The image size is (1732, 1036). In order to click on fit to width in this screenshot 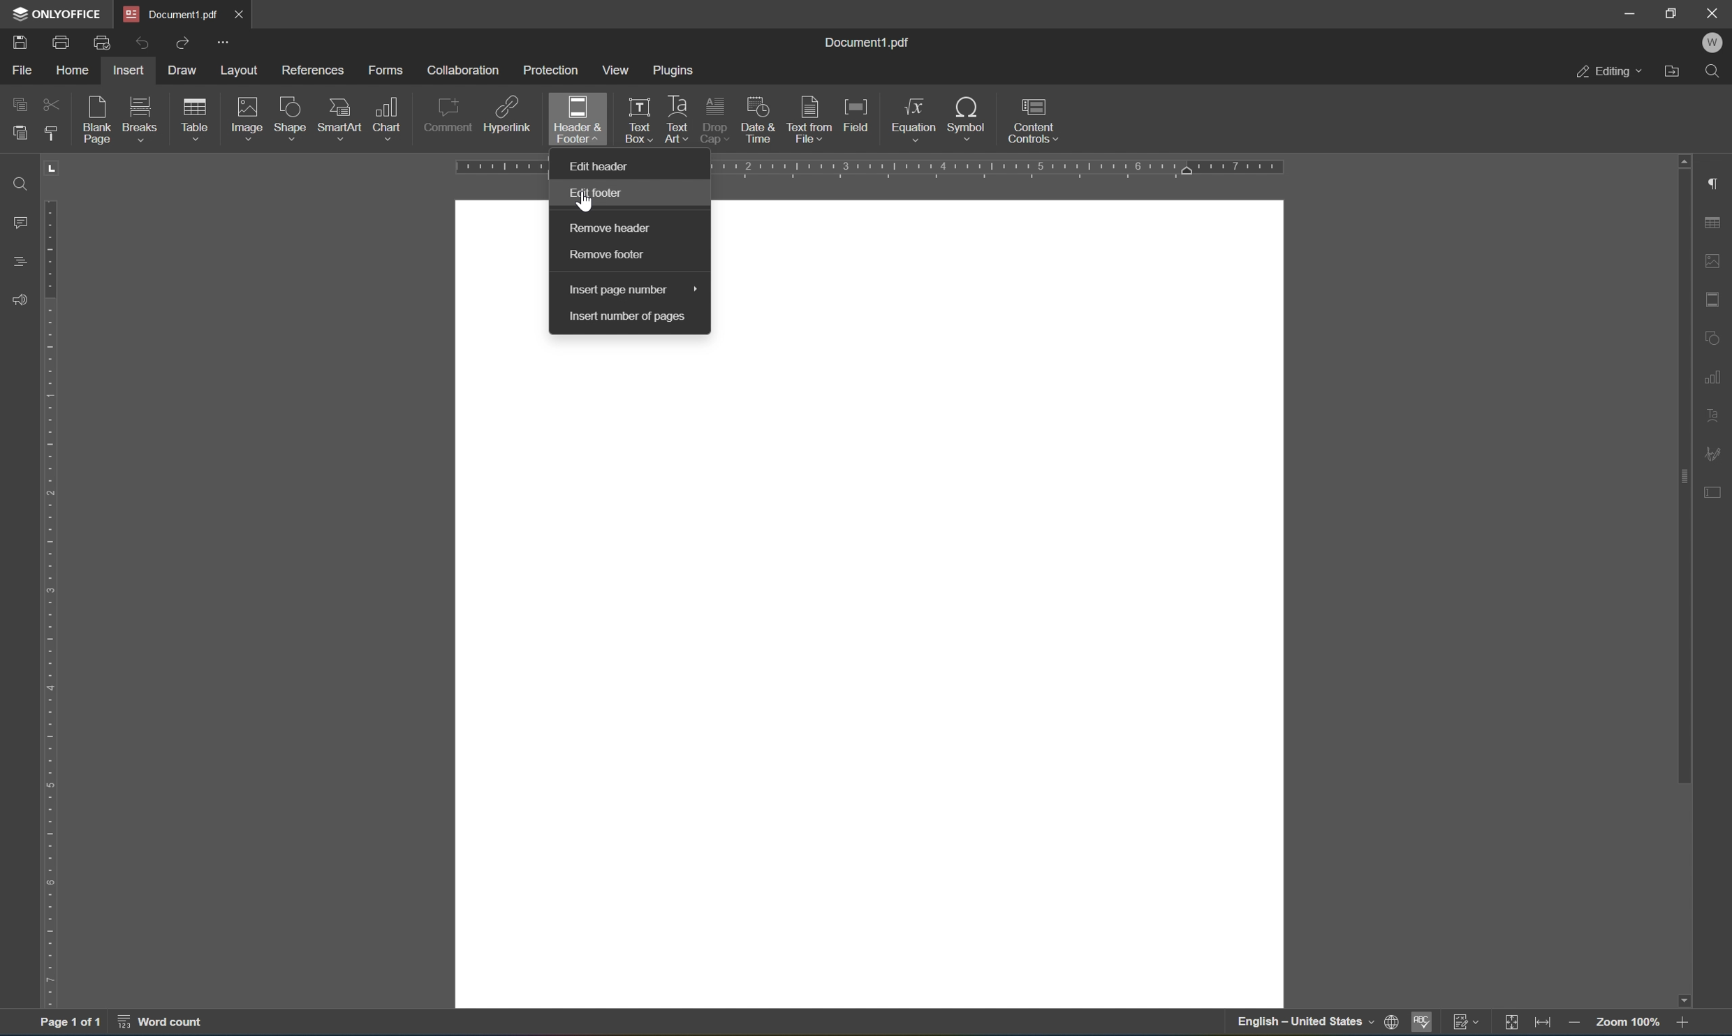, I will do `click(1543, 1023)`.